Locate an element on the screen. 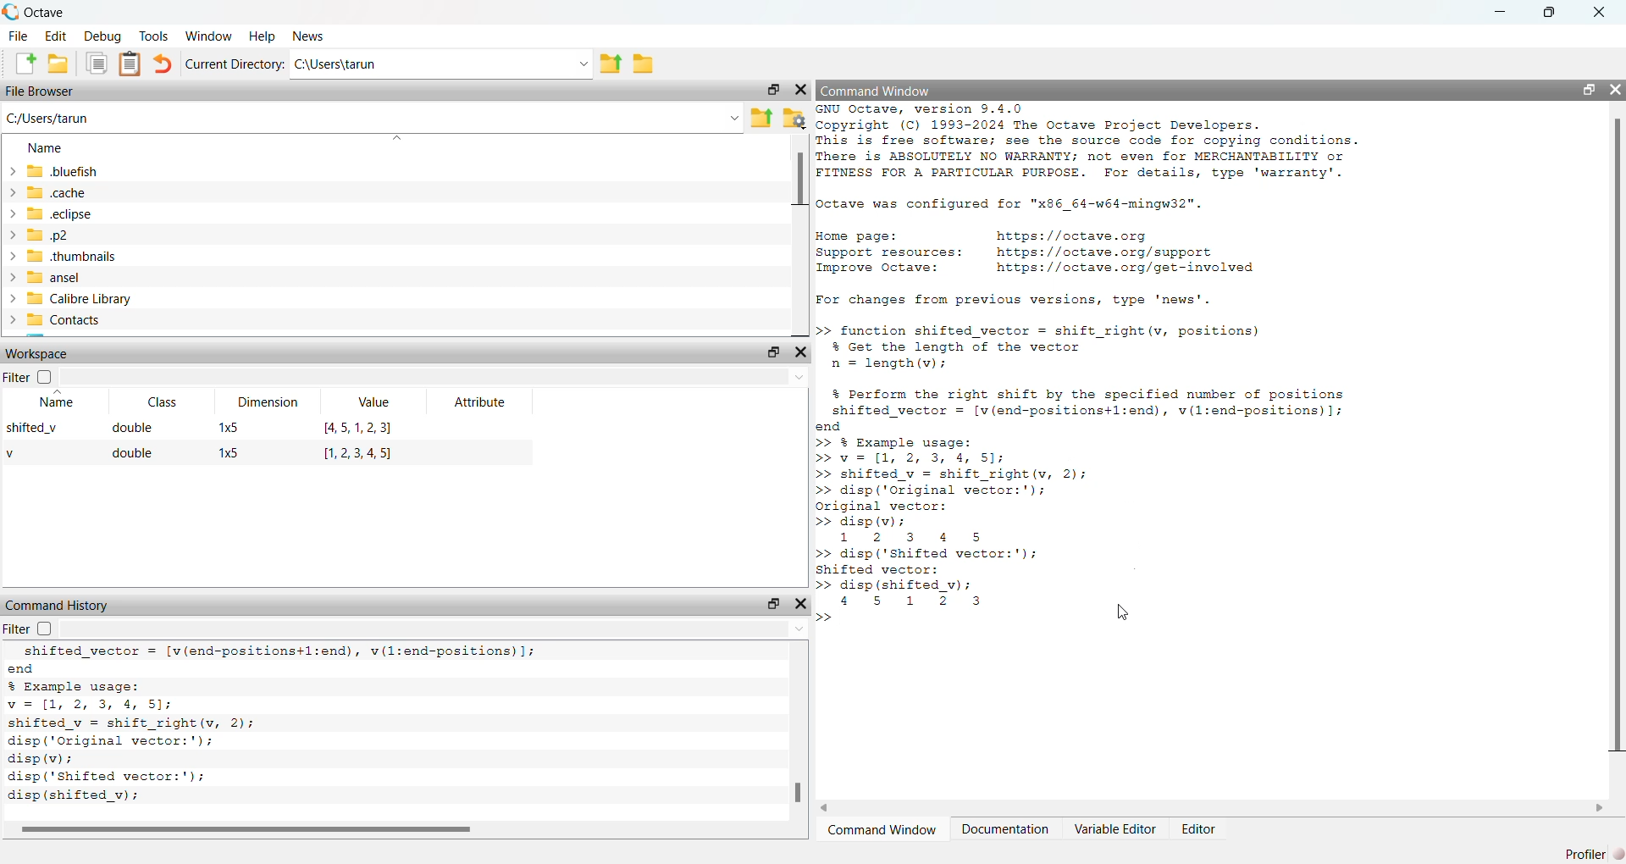  news is located at coordinates (308, 38).